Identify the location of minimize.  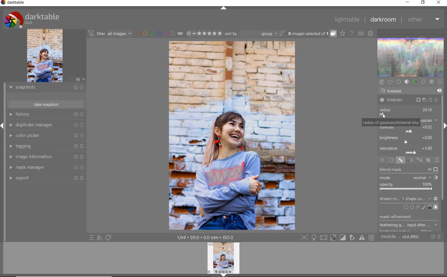
(408, 3).